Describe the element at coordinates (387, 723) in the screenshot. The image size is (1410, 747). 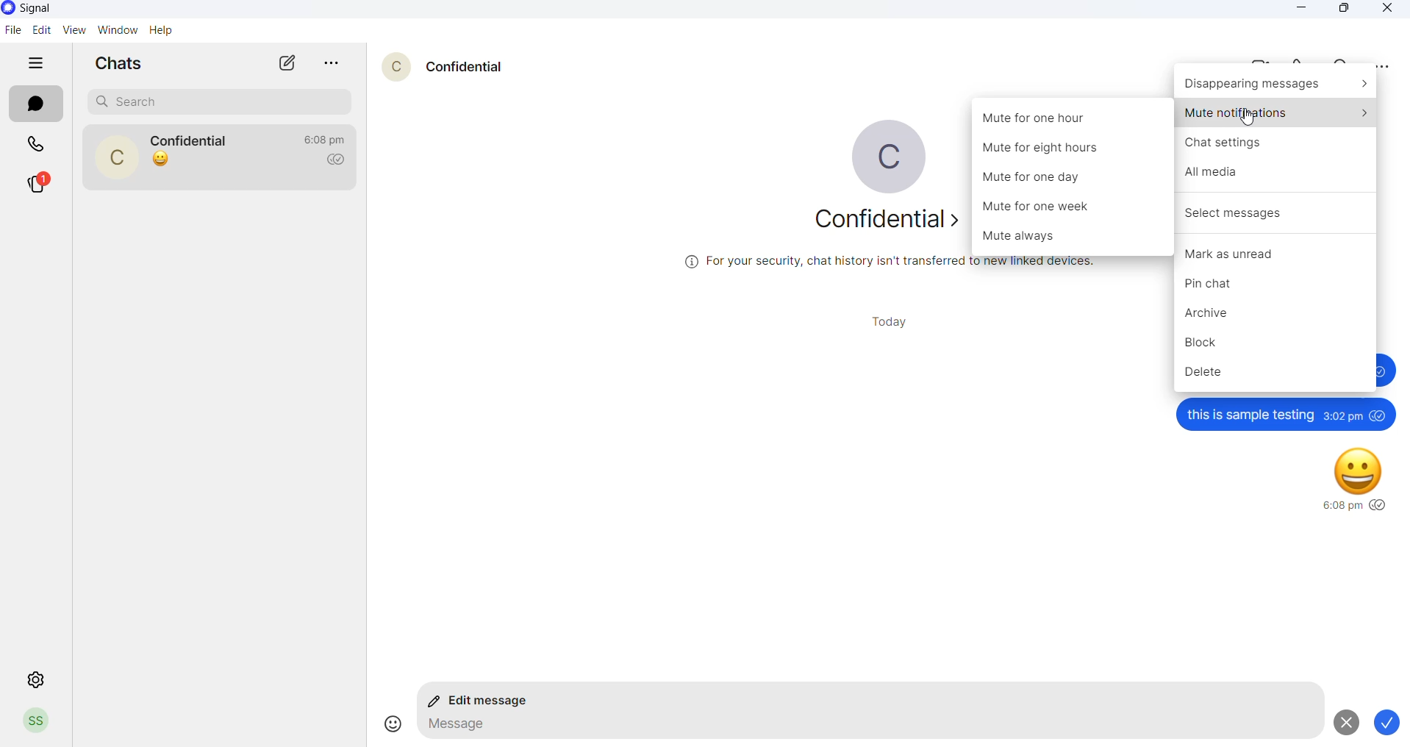
I see `emojis` at that location.